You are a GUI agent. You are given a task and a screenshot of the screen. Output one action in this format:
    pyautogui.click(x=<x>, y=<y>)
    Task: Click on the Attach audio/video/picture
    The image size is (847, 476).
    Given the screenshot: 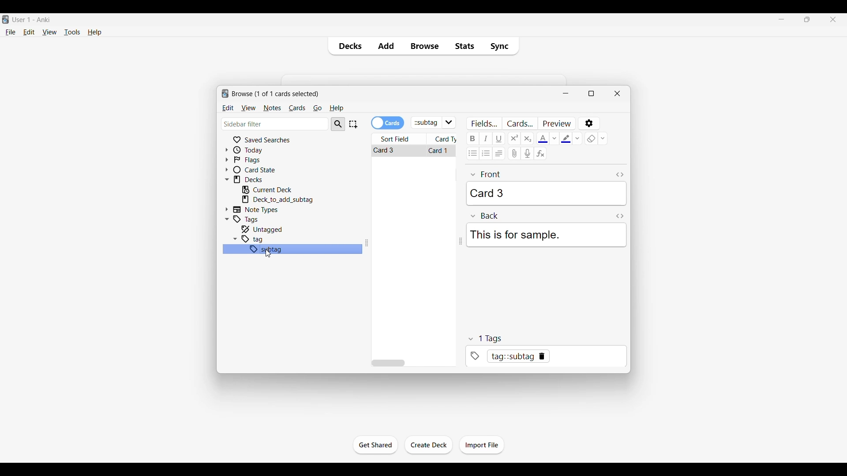 What is the action you would take?
    pyautogui.click(x=514, y=153)
    